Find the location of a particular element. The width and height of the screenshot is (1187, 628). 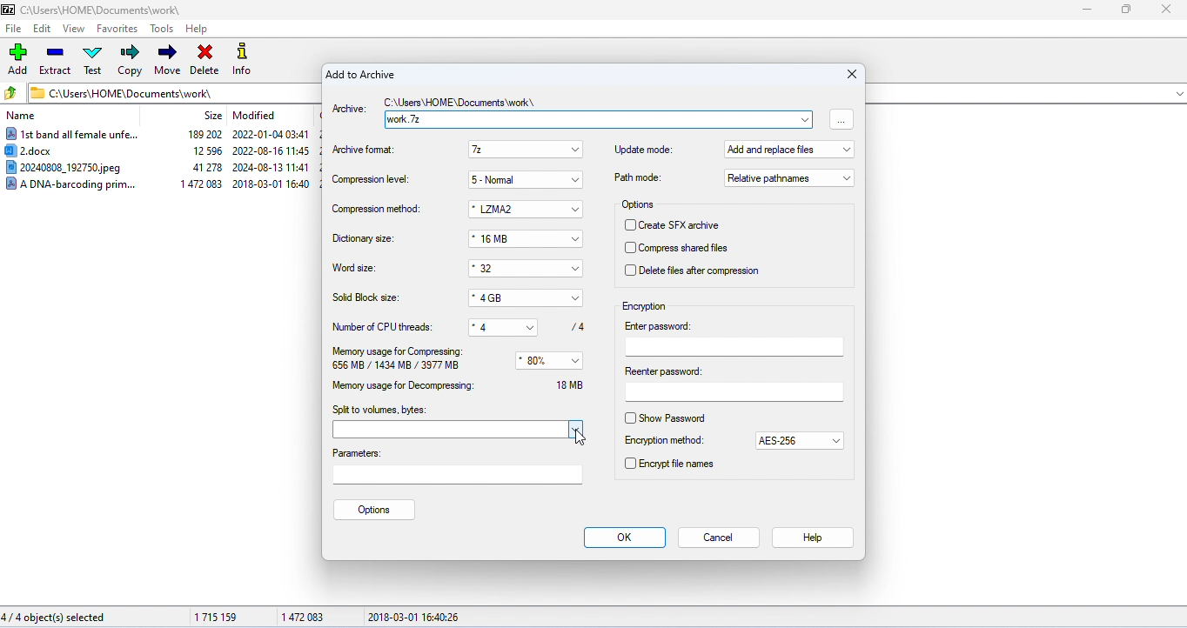

encrypt file names is located at coordinates (678, 464).